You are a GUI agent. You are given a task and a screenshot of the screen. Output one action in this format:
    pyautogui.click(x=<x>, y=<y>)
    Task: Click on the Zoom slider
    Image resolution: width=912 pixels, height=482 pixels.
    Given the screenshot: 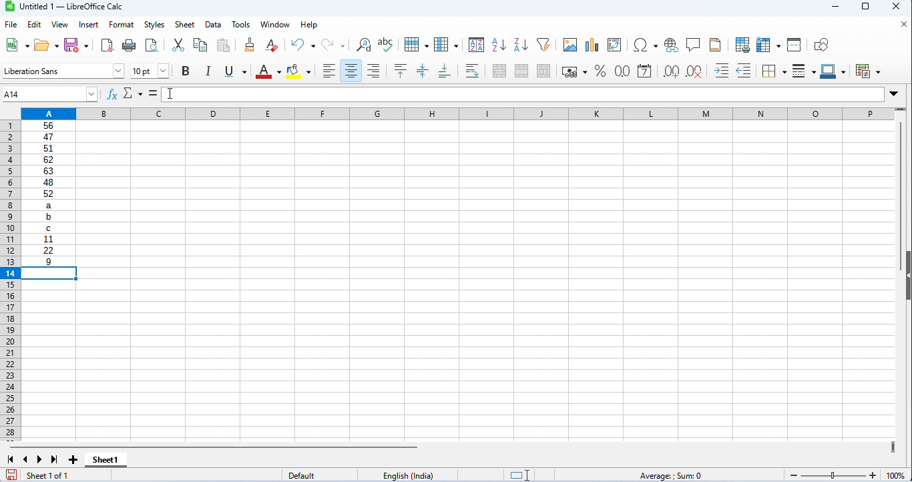 What is the action you would take?
    pyautogui.click(x=833, y=475)
    